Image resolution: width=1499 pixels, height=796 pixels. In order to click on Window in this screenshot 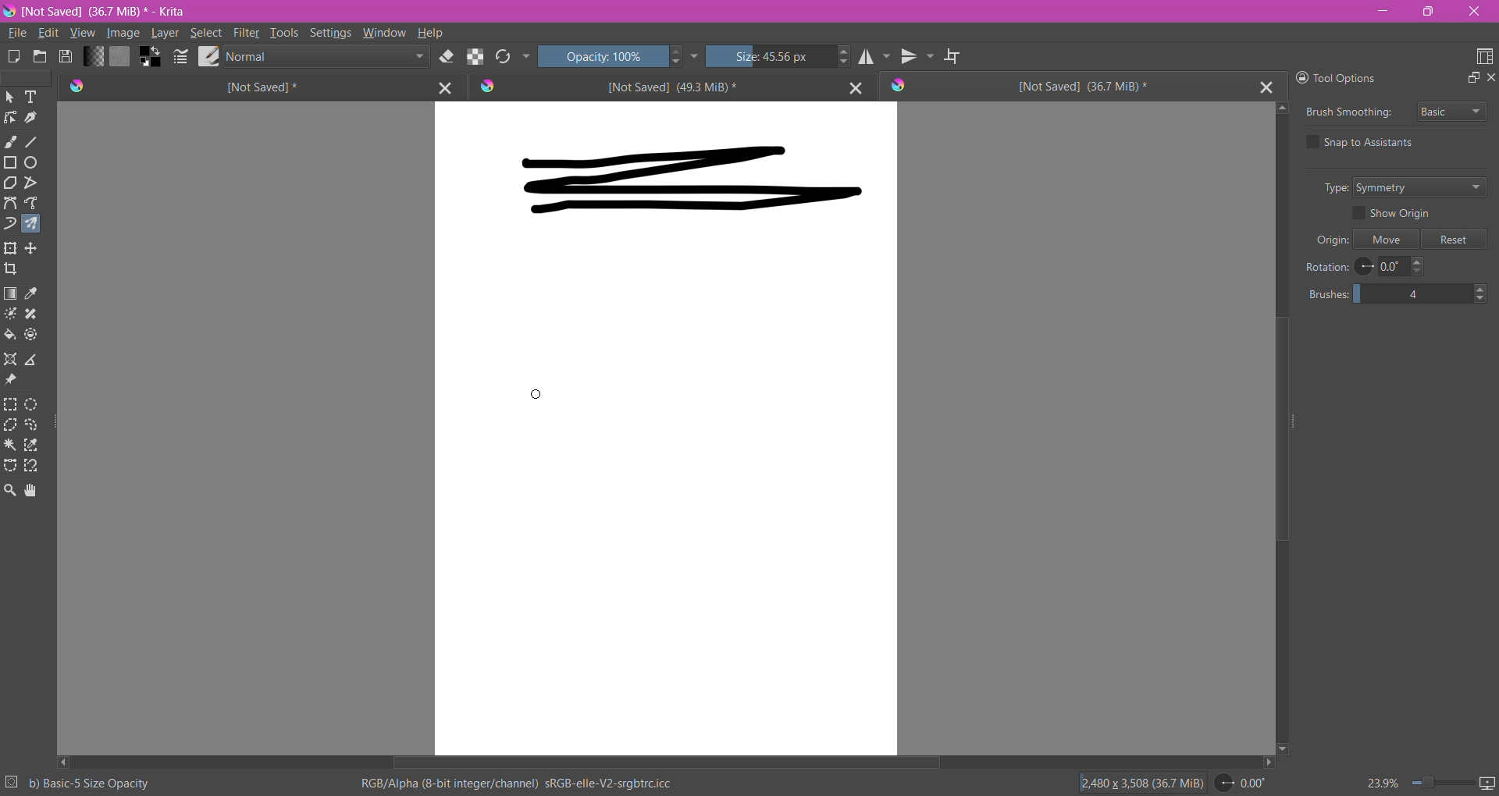, I will do `click(385, 32)`.